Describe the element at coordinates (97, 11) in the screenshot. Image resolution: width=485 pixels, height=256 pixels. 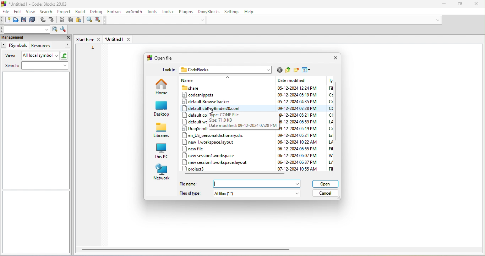
I see `debug` at that location.